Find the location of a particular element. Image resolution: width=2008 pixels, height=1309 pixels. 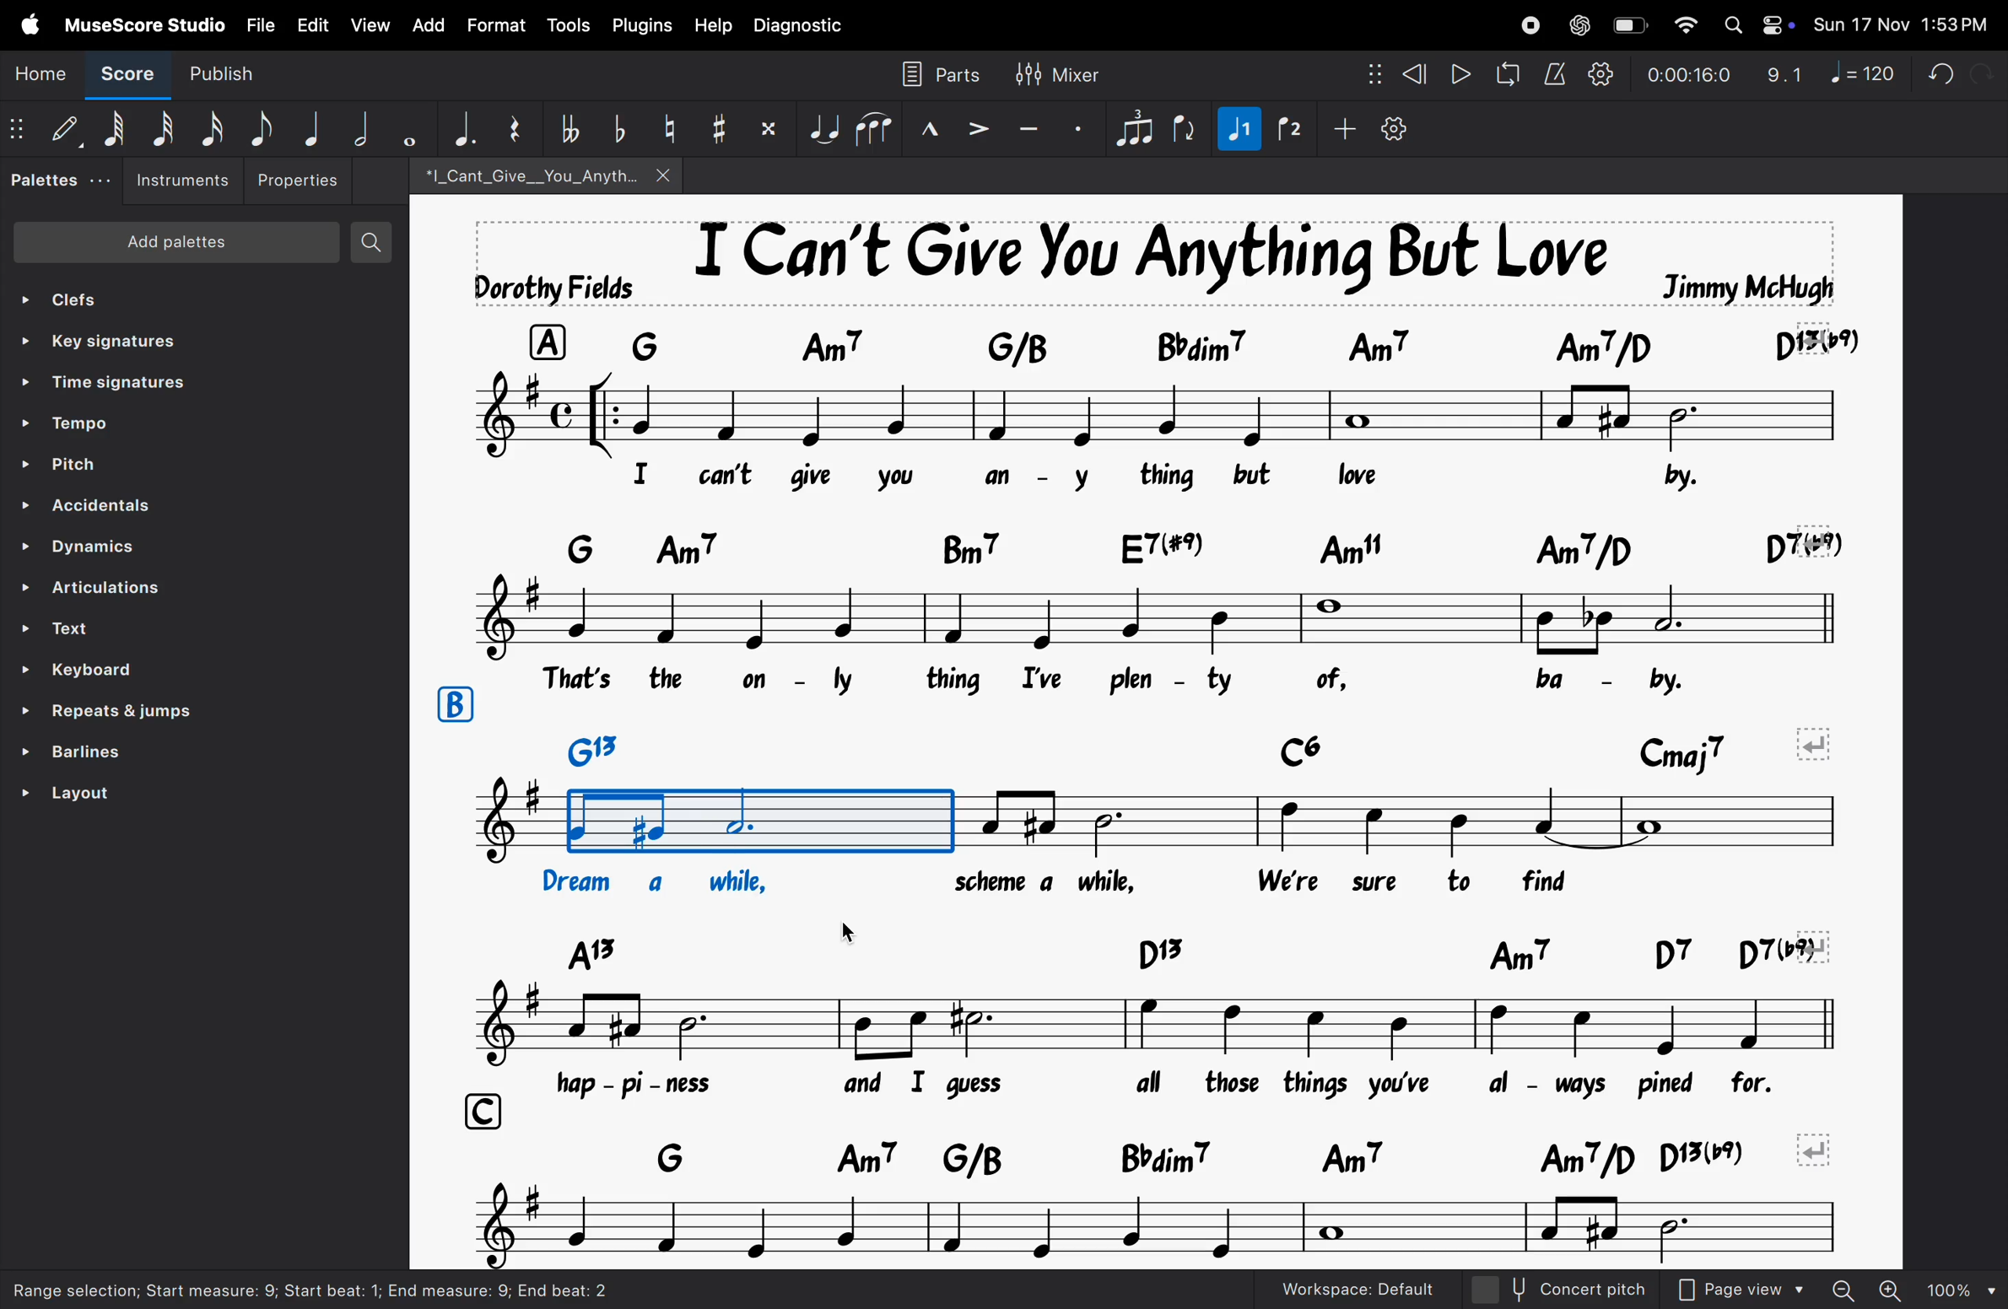

mixer is located at coordinates (1066, 73).